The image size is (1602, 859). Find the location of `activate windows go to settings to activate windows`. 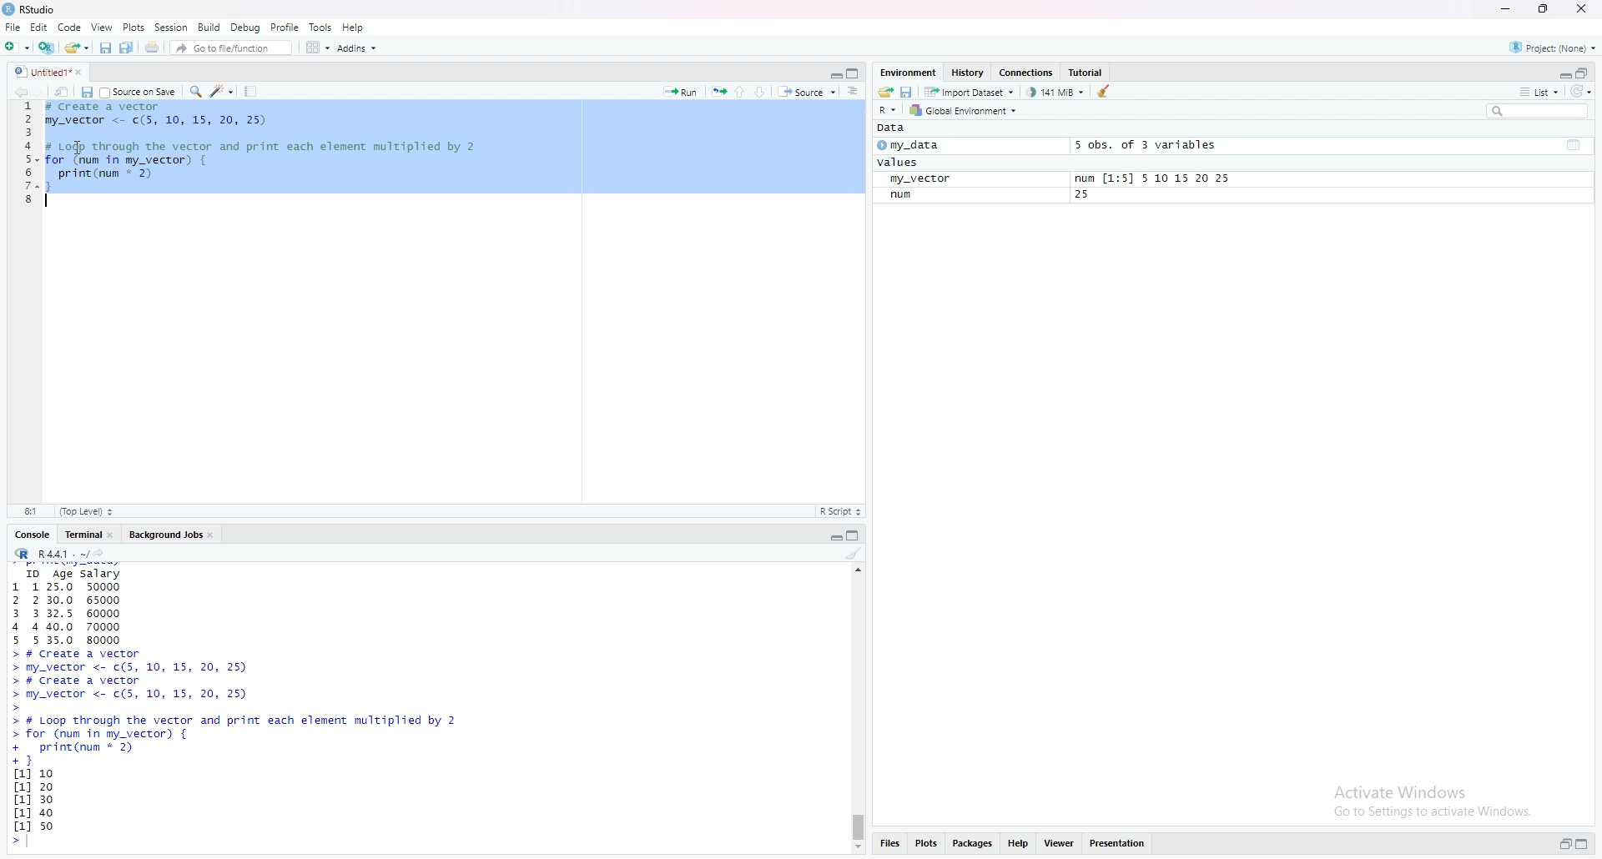

activate windows go to settings to activate windows is located at coordinates (1420, 796).